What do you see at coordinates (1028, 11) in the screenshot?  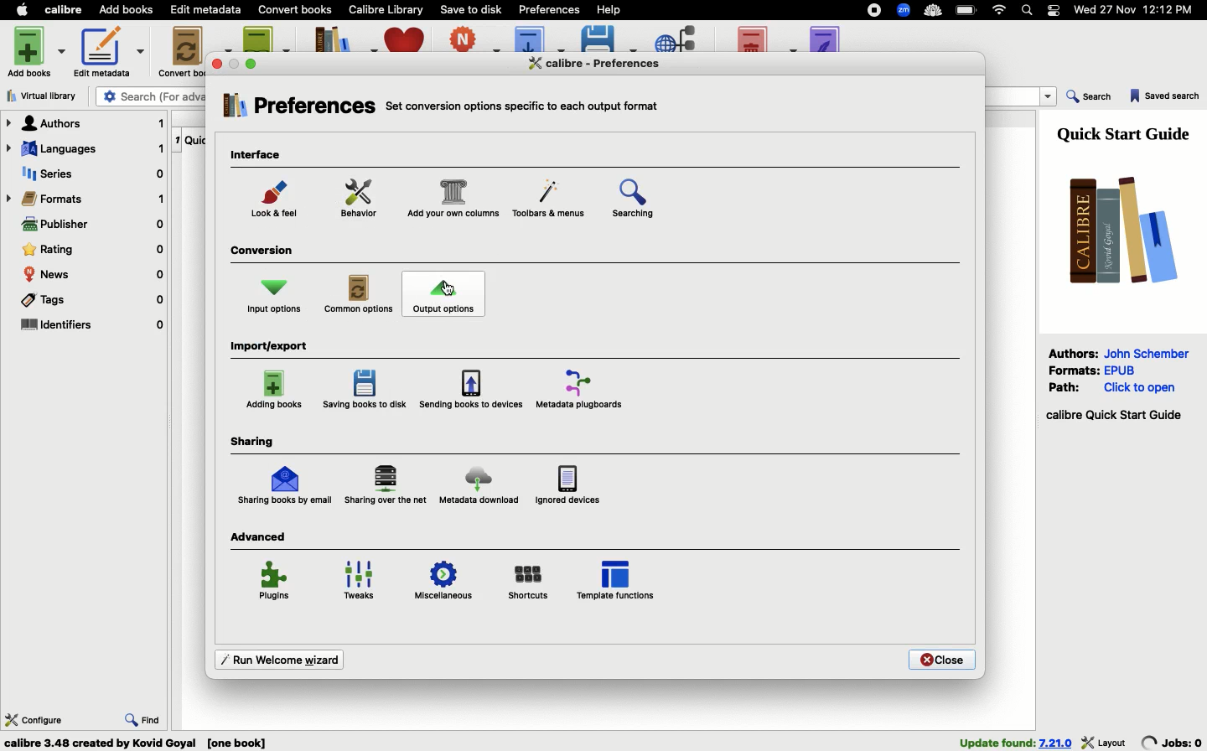 I see `Search bar` at bounding box center [1028, 11].